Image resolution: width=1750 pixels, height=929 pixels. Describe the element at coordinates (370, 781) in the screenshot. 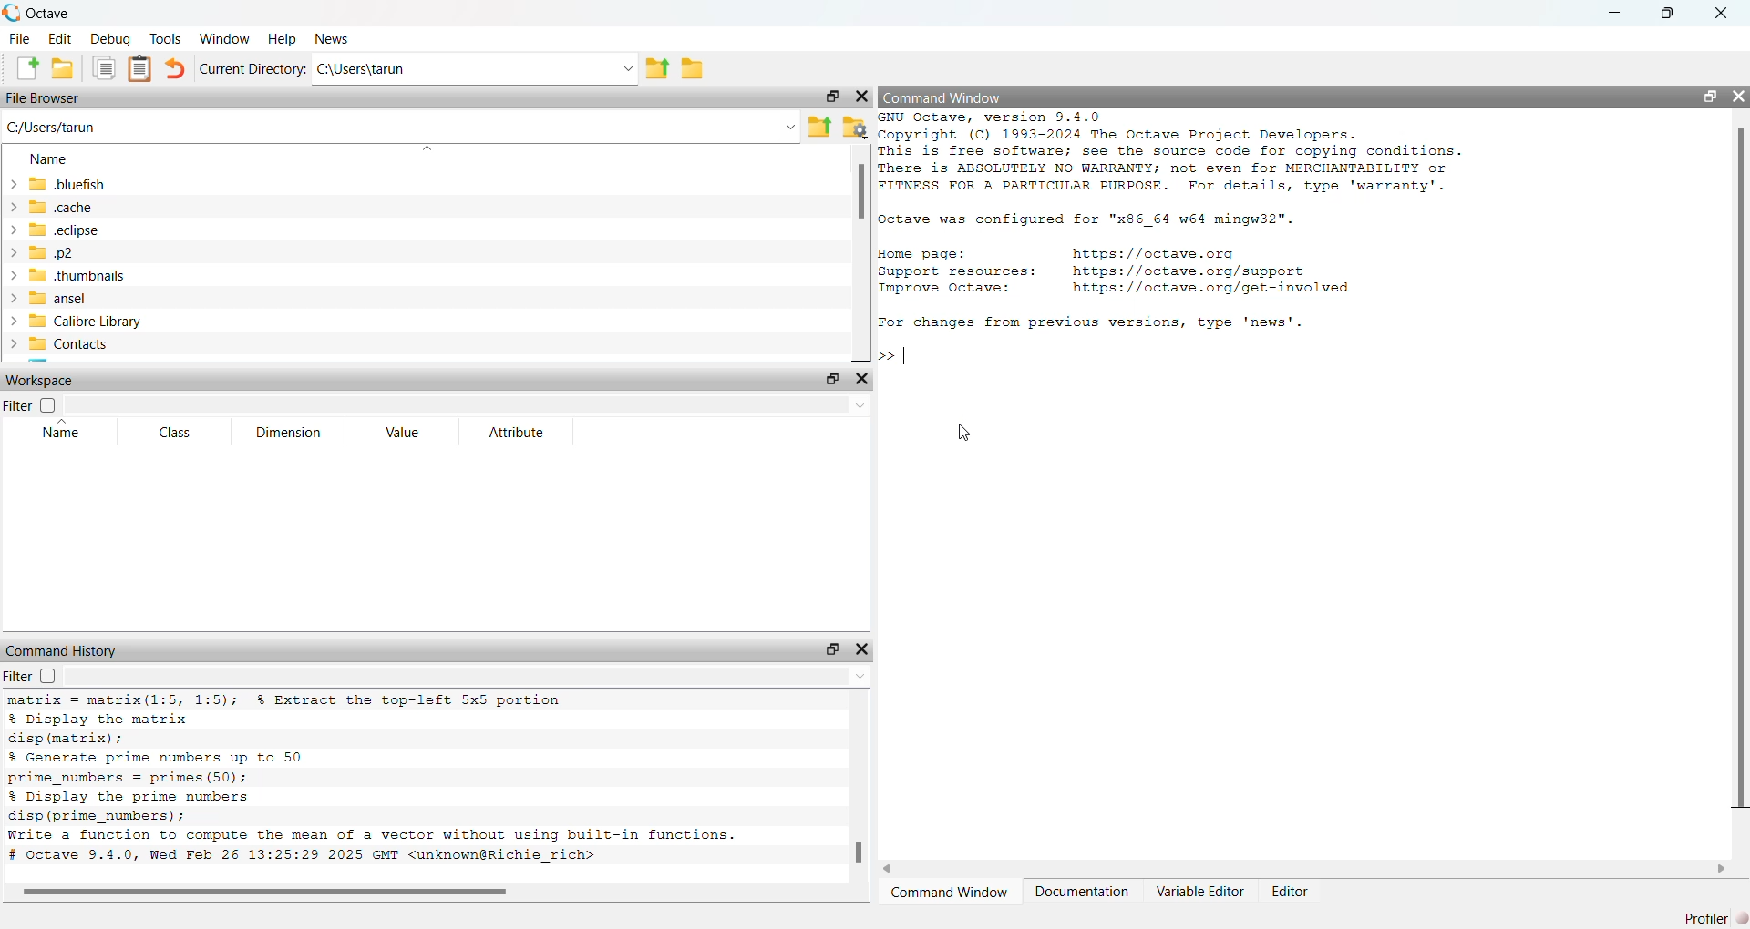

I see `matrix = matrix(1:5, 1:5); % Extract the top-left 5x5 portion

% Display the matrix

disp (matrix) ;

% Generate prime numbers up to 50

prime_numbers = primes (50);

% Display the prime numbers

disp (prime_numbers) ;

Write a function to compute the mean of a vector without using built-in functions.
# octave 9.4.0, Wed Feb 26 13:25:29 2025 GMT <unknown@Richie_rich>` at that location.